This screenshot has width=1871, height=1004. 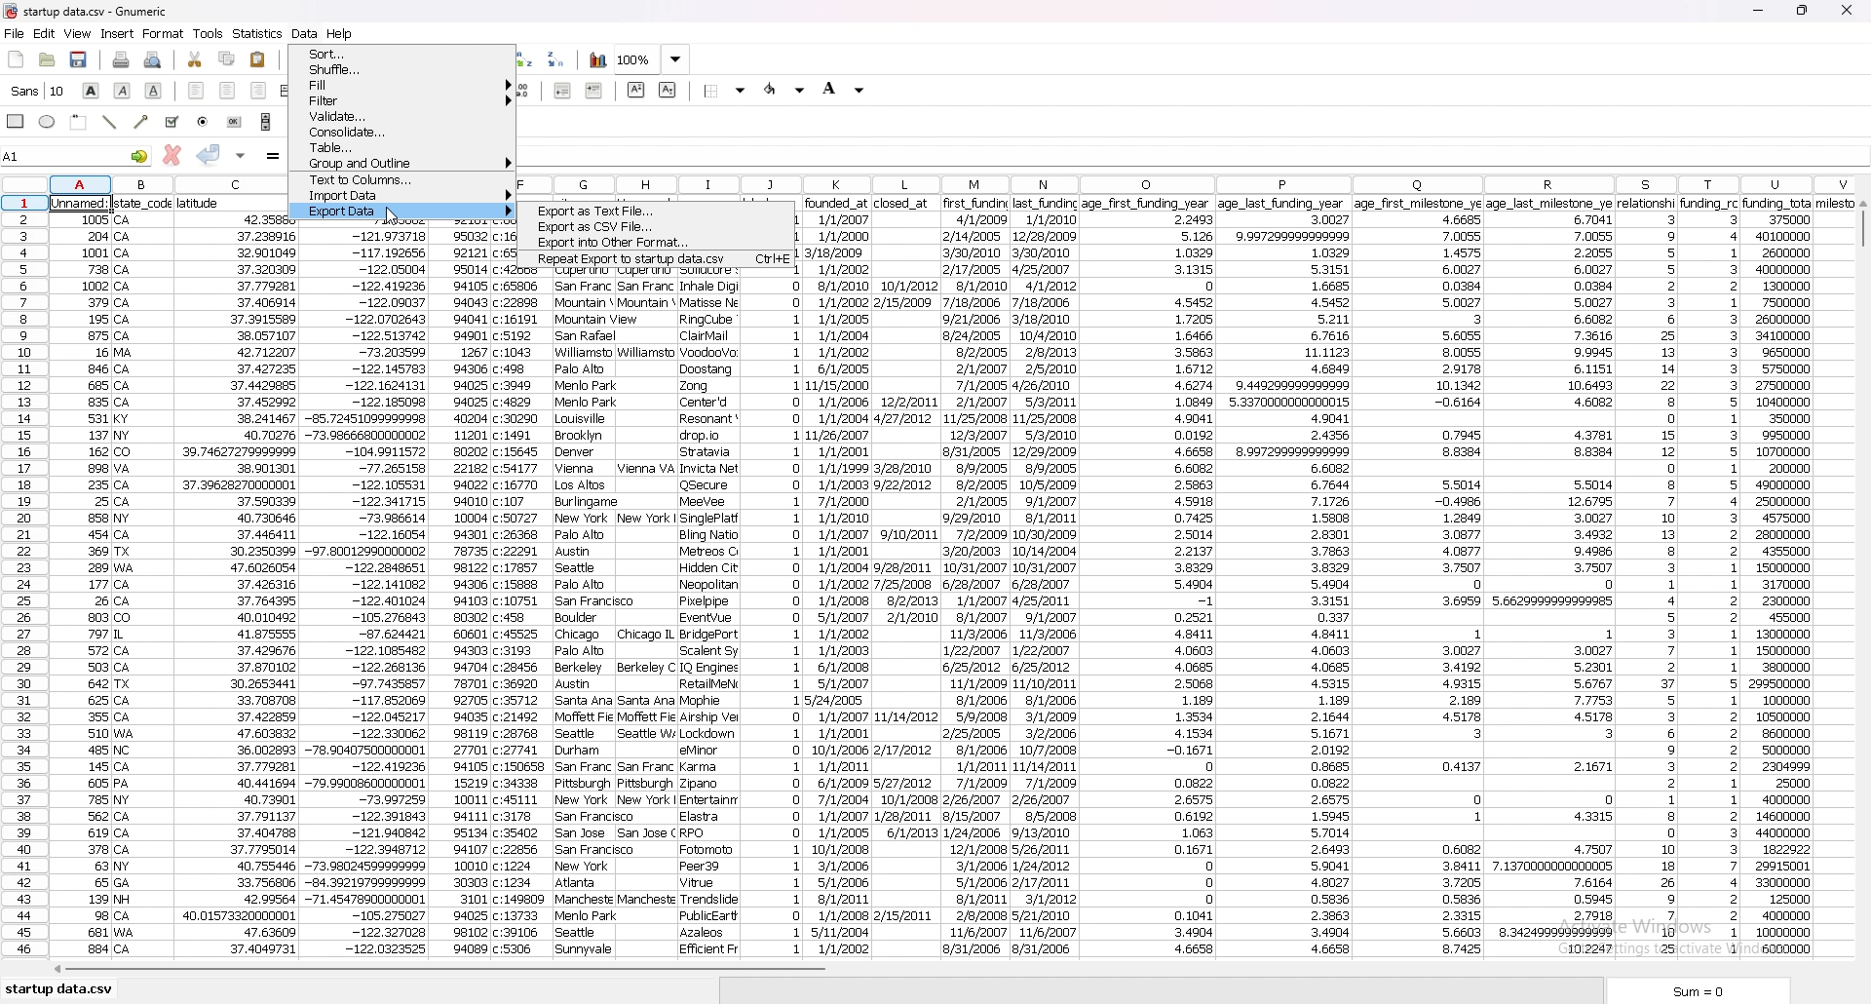 What do you see at coordinates (636, 90) in the screenshot?
I see `supercript` at bounding box center [636, 90].